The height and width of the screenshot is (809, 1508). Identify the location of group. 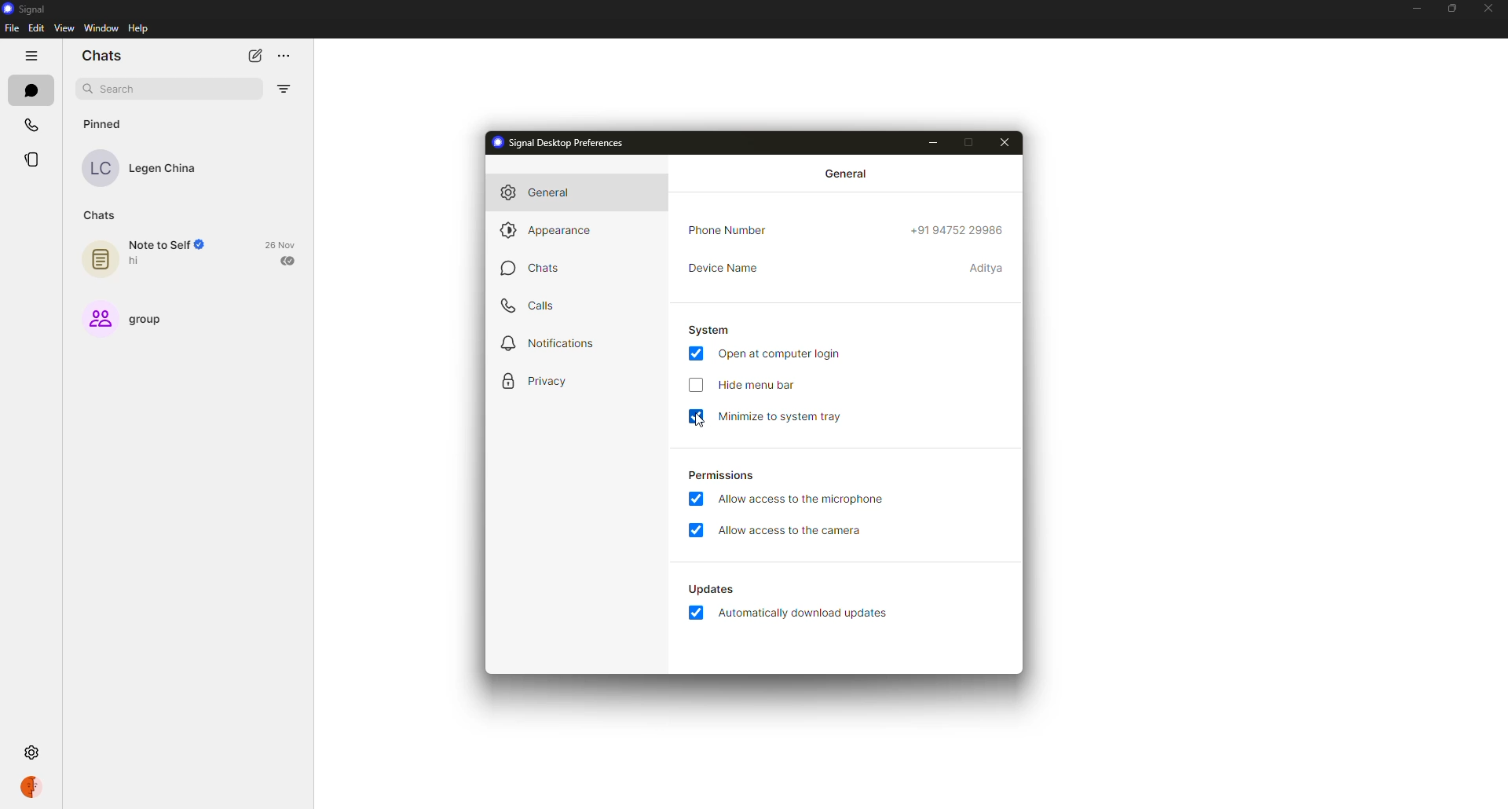
(133, 318).